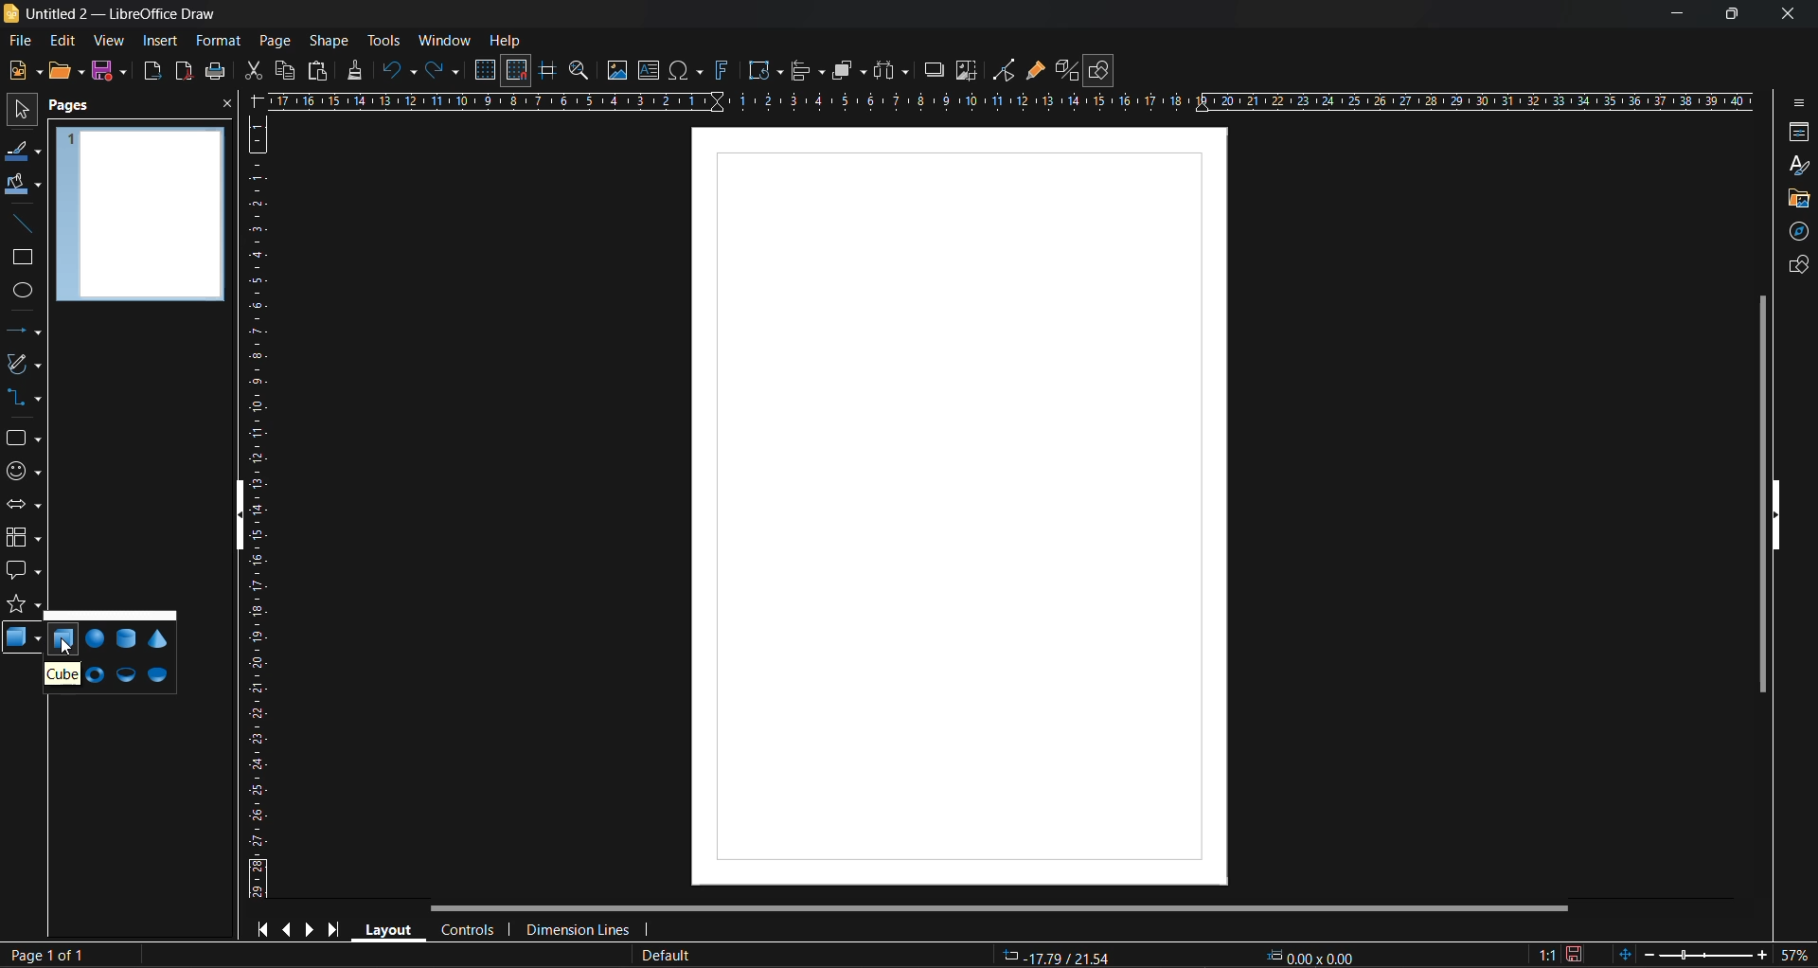  Describe the element at coordinates (23, 292) in the screenshot. I see `ellipse` at that location.